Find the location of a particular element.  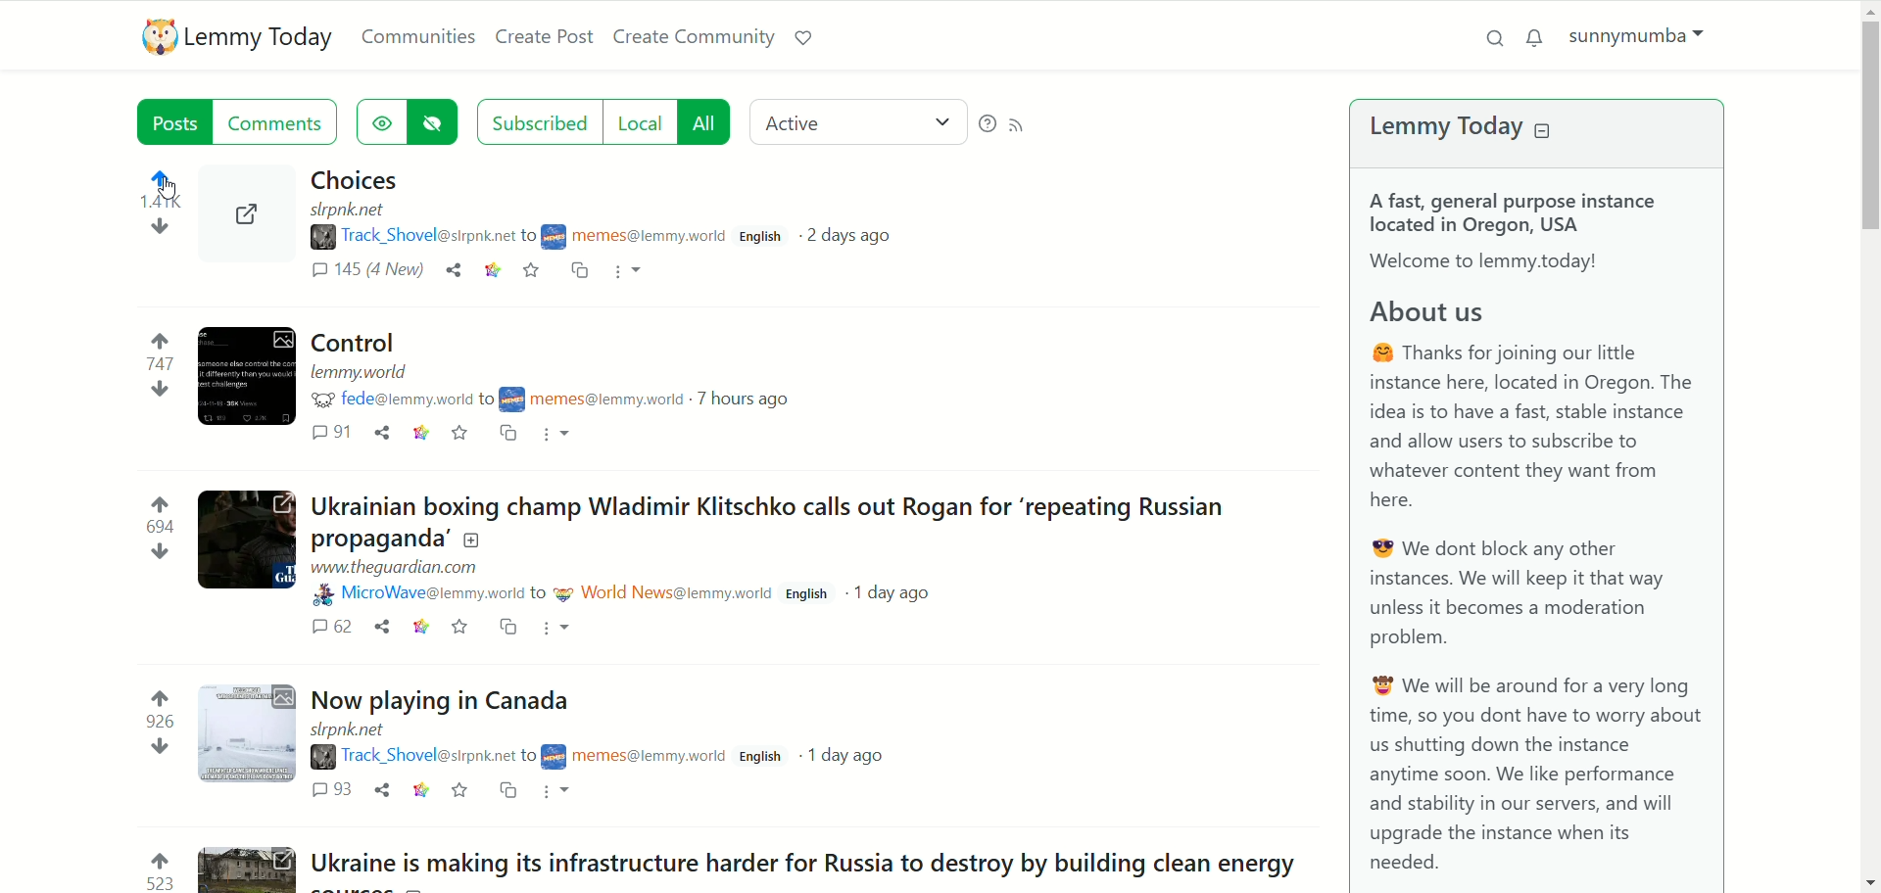

A fast, general purpose instance located in Oregon, USA is located at coordinates (1516, 212).